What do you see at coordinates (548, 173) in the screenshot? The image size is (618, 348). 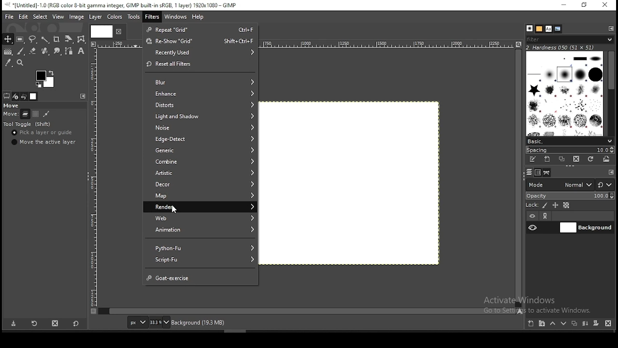 I see `paths` at bounding box center [548, 173].